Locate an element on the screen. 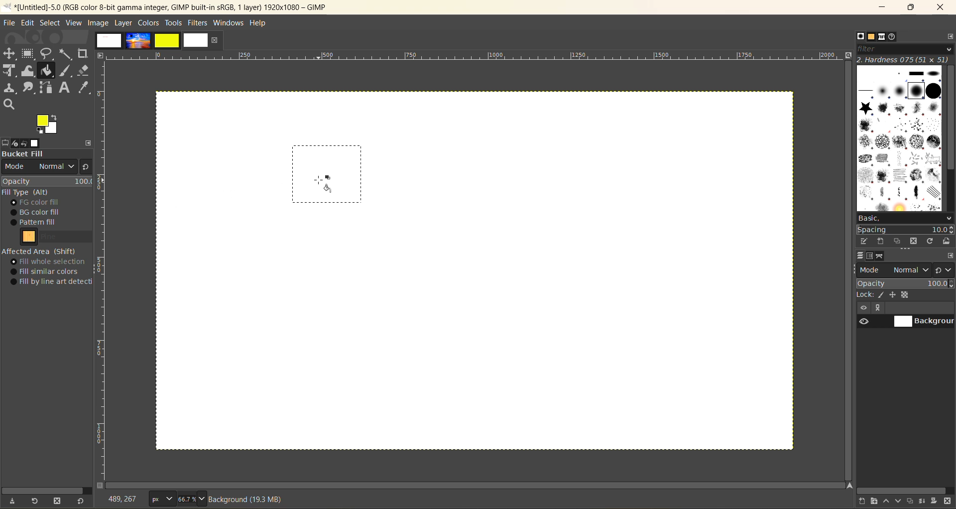  minimize is located at coordinates (884, 6).